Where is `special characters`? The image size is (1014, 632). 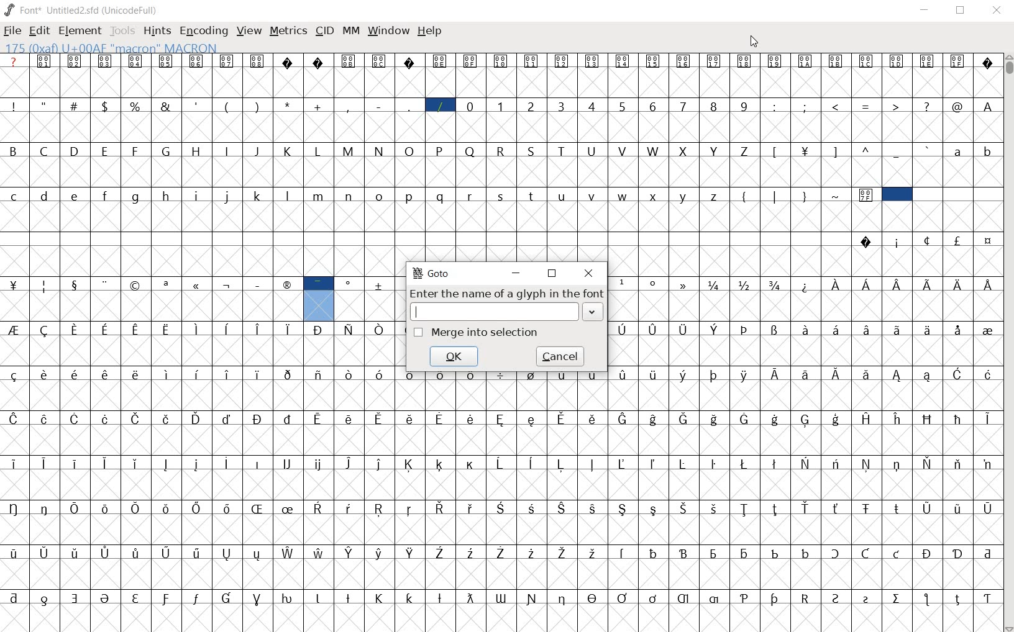
special characters is located at coordinates (500, 612).